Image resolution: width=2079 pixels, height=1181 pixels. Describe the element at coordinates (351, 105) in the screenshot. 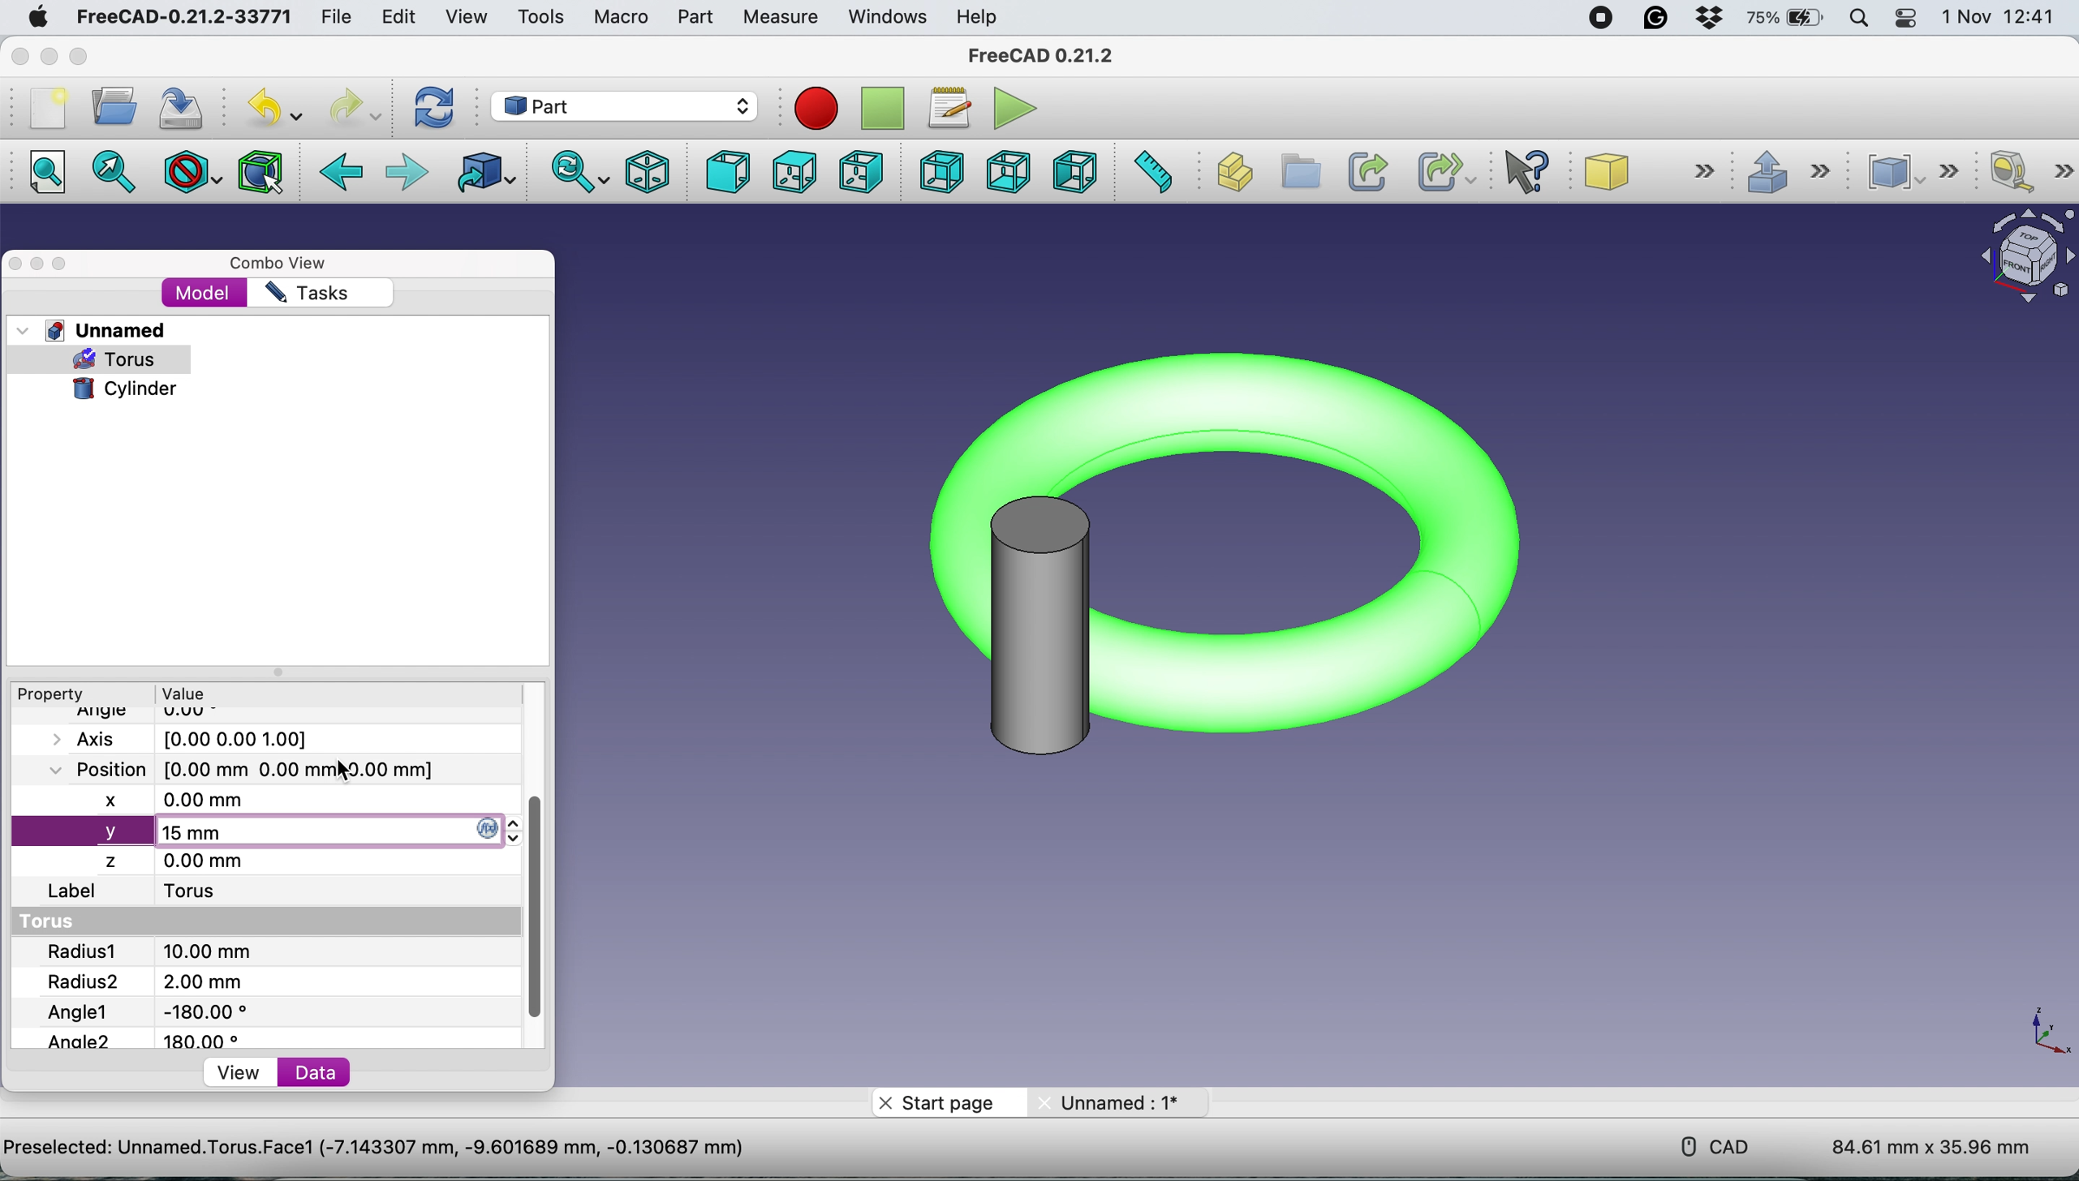

I see `redo` at that location.